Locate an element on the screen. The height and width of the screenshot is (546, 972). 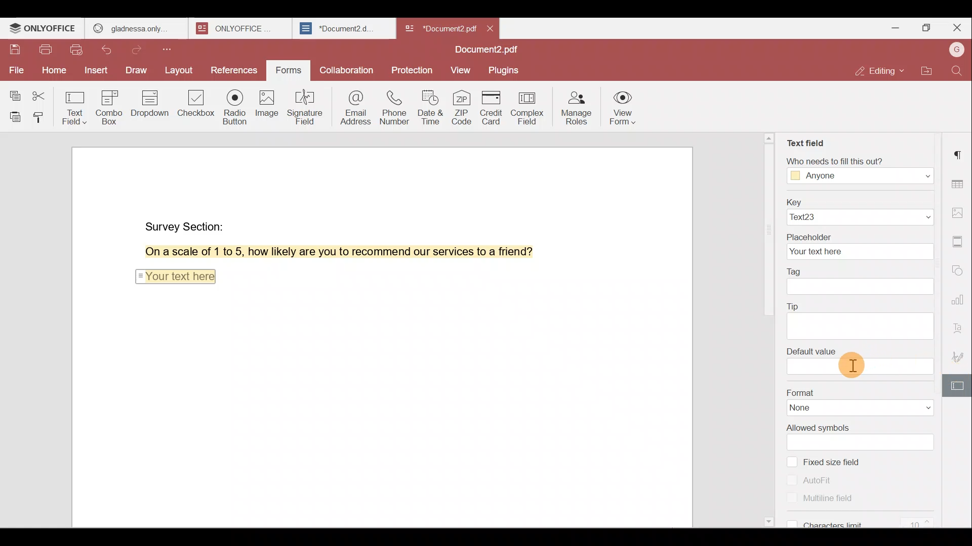
Cut is located at coordinates (43, 93).